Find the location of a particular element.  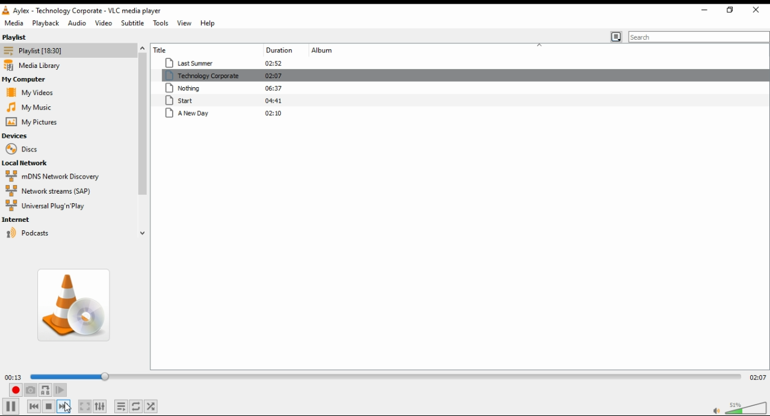

elapsed time is located at coordinates (13, 378).